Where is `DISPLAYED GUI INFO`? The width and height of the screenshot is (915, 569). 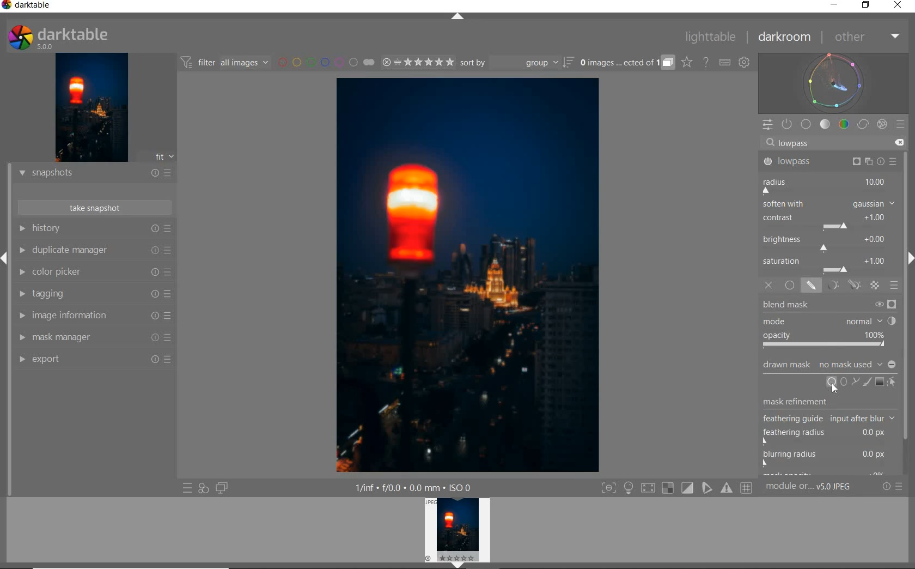 DISPLAYED GUI INFO is located at coordinates (414, 487).